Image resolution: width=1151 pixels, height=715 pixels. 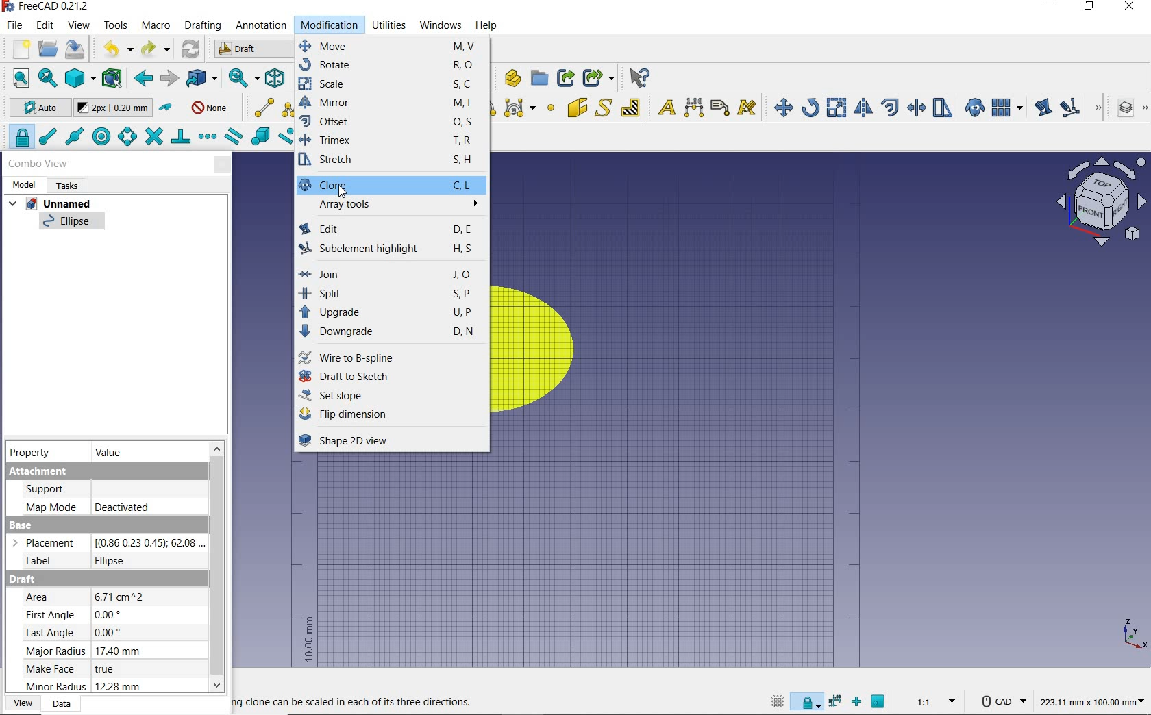 I want to click on snap extension, so click(x=208, y=136).